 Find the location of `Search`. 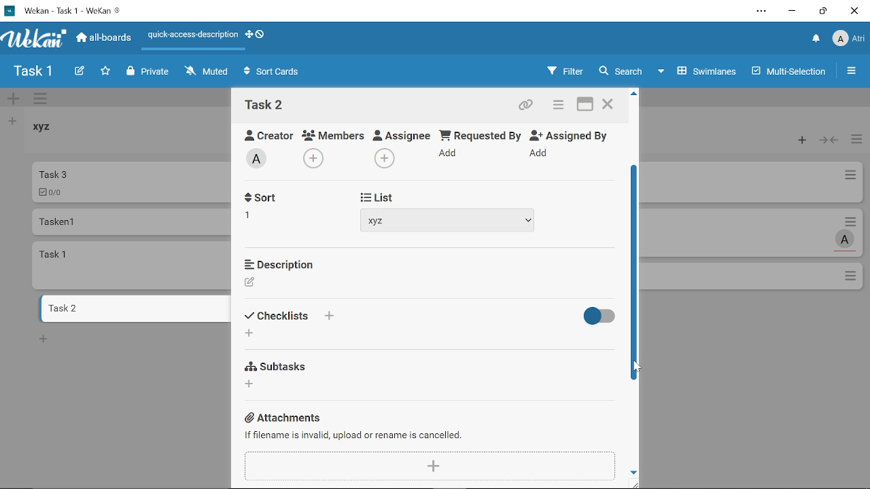

Search is located at coordinates (620, 71).